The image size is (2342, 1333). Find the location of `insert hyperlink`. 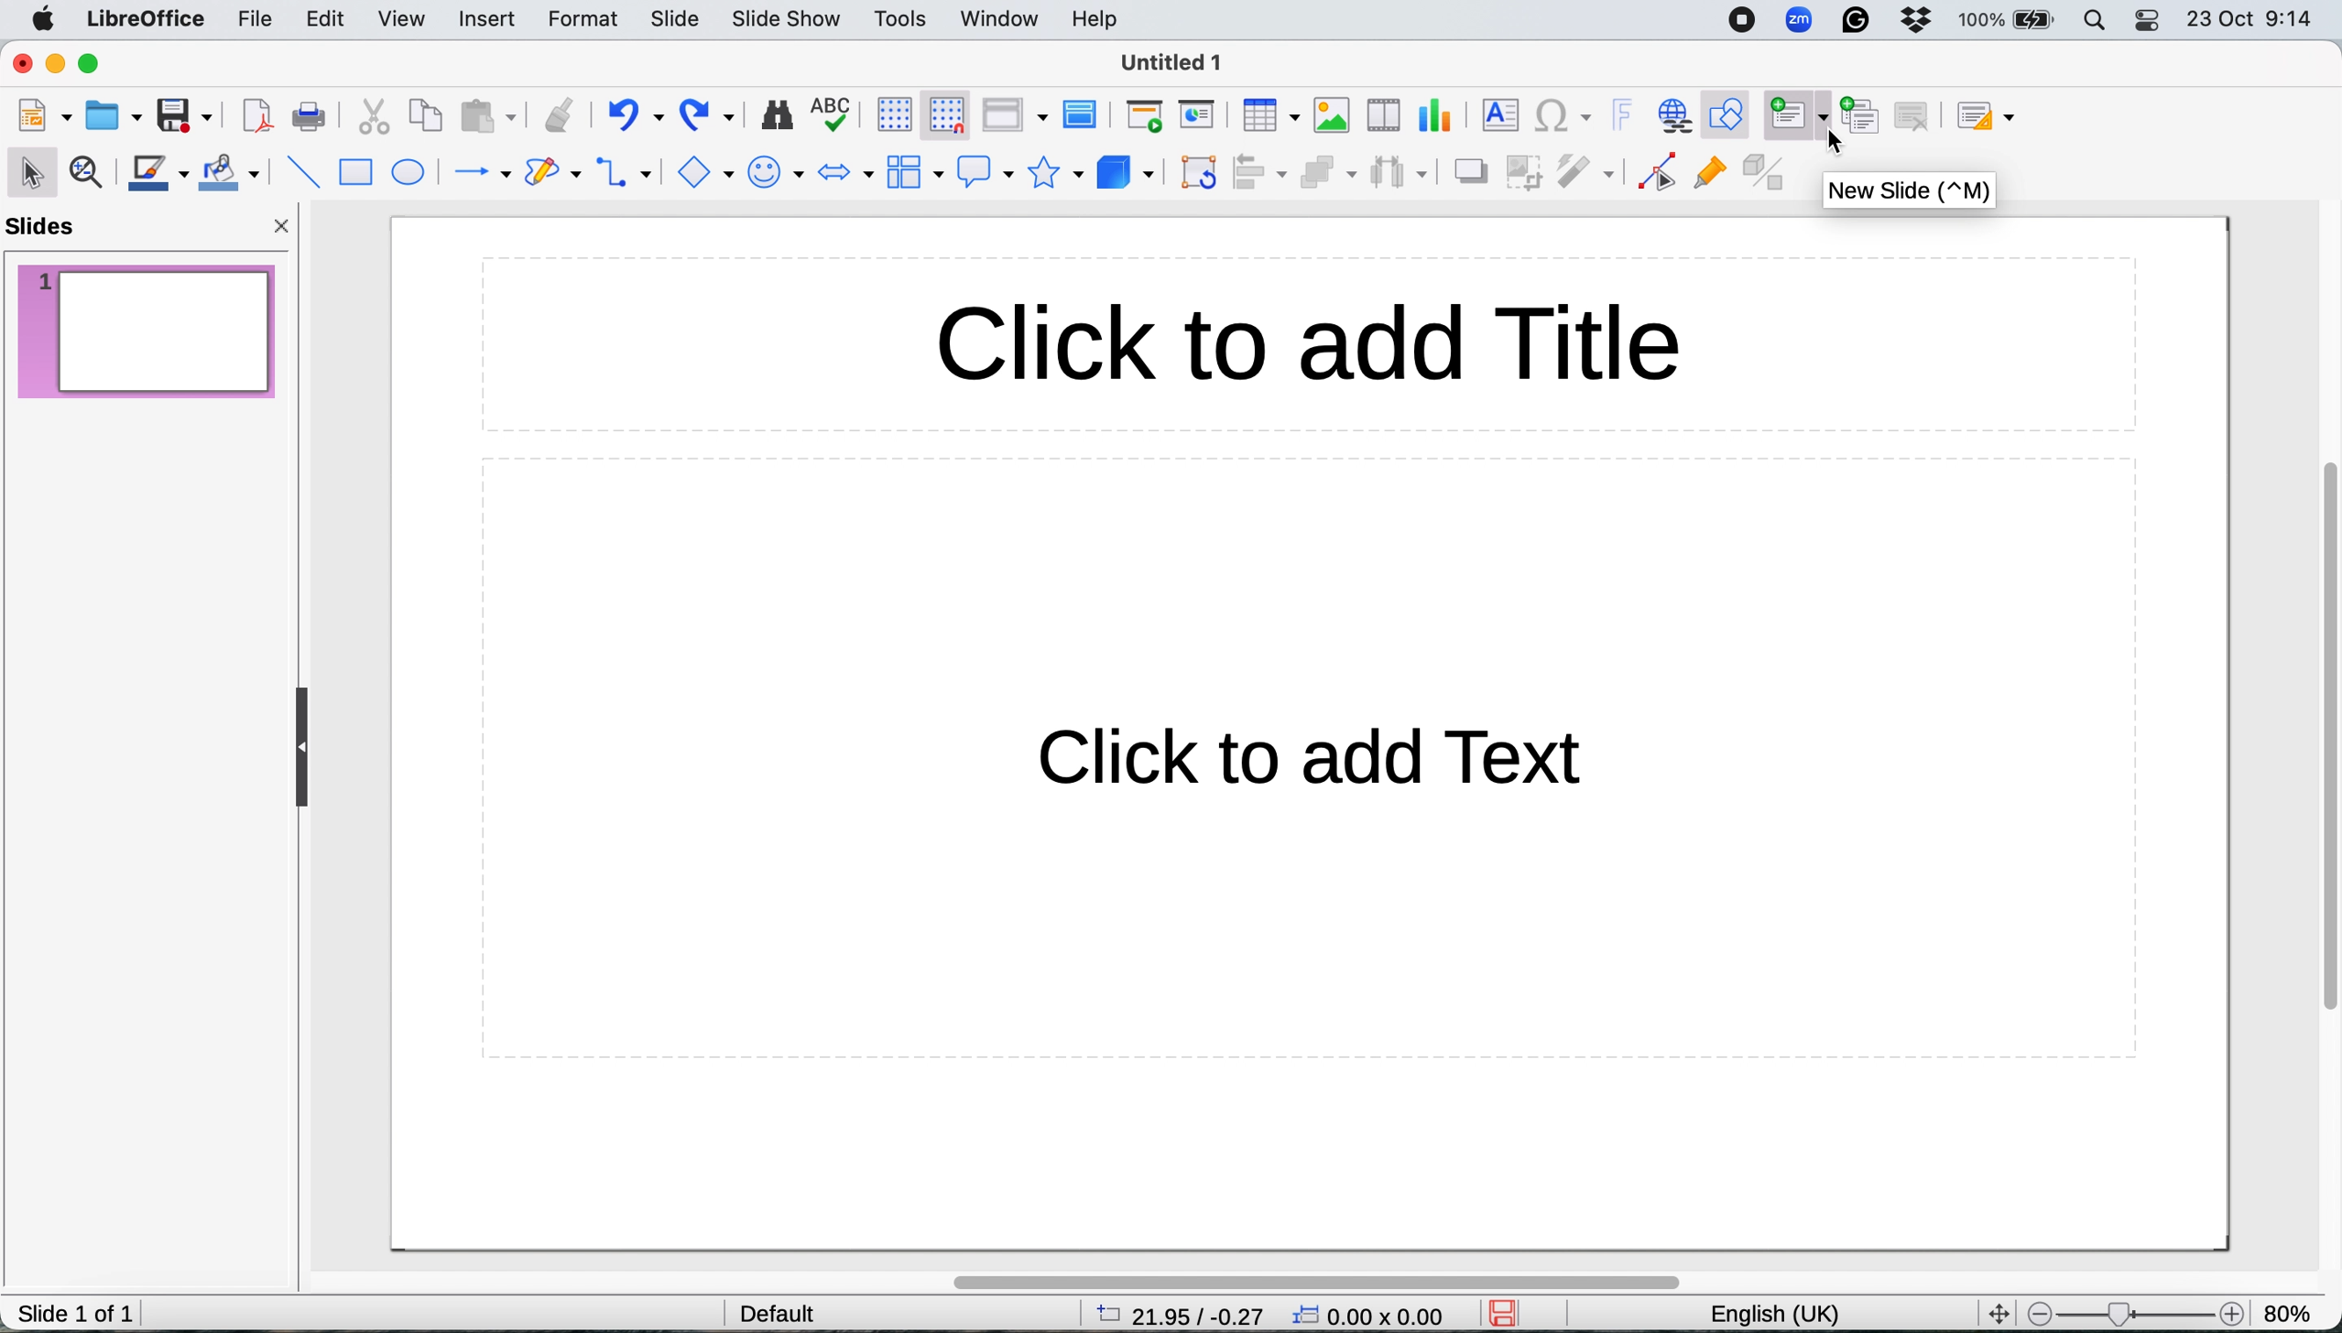

insert hyperlink is located at coordinates (1675, 115).